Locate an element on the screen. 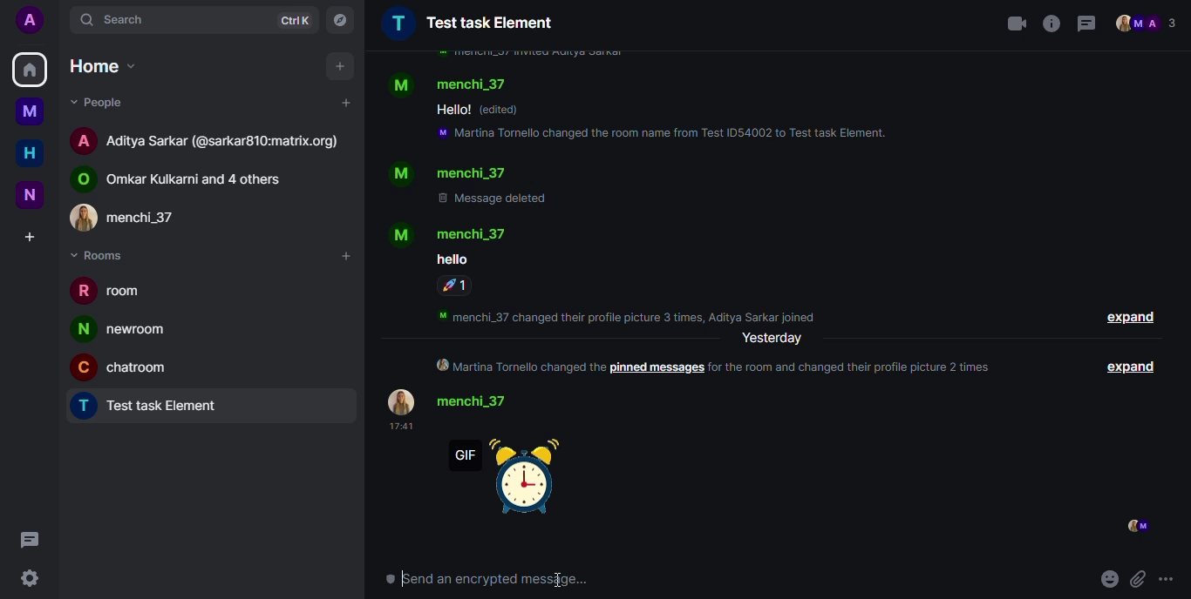 The height and width of the screenshot is (599, 1191). reaction is located at coordinates (456, 286).